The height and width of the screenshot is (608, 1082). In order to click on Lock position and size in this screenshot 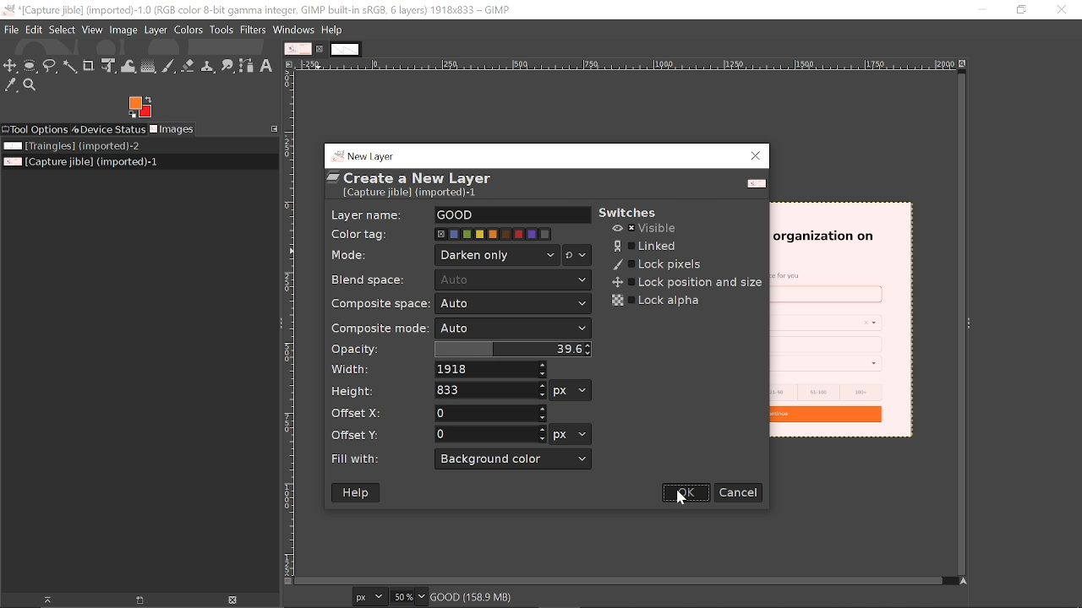, I will do `click(684, 283)`.